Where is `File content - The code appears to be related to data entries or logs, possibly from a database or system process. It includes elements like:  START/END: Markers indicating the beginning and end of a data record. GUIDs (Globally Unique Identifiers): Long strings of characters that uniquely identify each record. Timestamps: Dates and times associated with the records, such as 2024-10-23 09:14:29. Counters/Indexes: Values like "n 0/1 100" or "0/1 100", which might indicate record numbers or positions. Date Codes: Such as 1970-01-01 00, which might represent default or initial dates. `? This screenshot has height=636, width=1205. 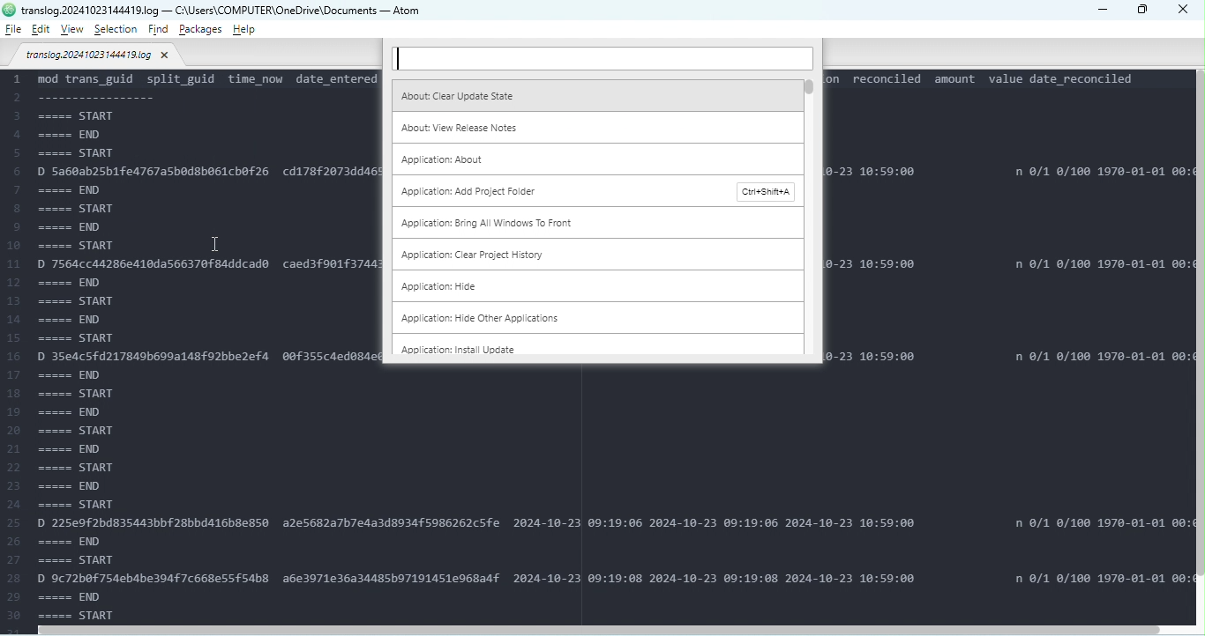
File content - The code appears to be related to data entries or logs, possibly from a database or system process. It includes elements like:  START/END: Markers indicating the beginning and end of a data record. GUIDs (Globally Unique Identifiers): Long strings of characters that uniquely identify each record. Timestamps: Dates and times associated with the records, such as 2024-10-23 09:14:29. Counters/Indexes: Values like "n 0/1 100" or "0/1 100", which might indicate record numbers or positions. Date Codes: Such as 1970-01-01 00, which might represent default or initial dates.  is located at coordinates (1007, 218).